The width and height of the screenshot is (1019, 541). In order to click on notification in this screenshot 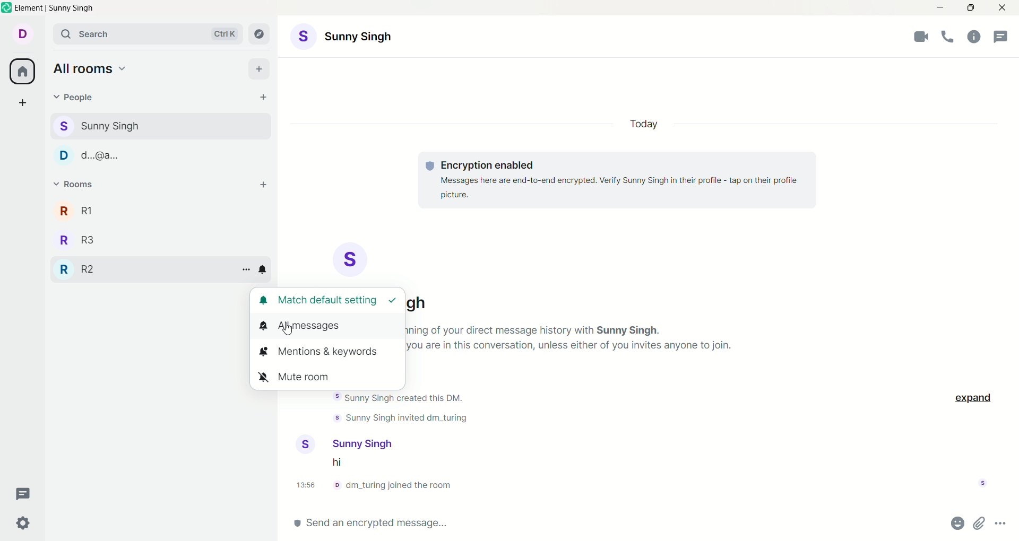, I will do `click(264, 269)`.